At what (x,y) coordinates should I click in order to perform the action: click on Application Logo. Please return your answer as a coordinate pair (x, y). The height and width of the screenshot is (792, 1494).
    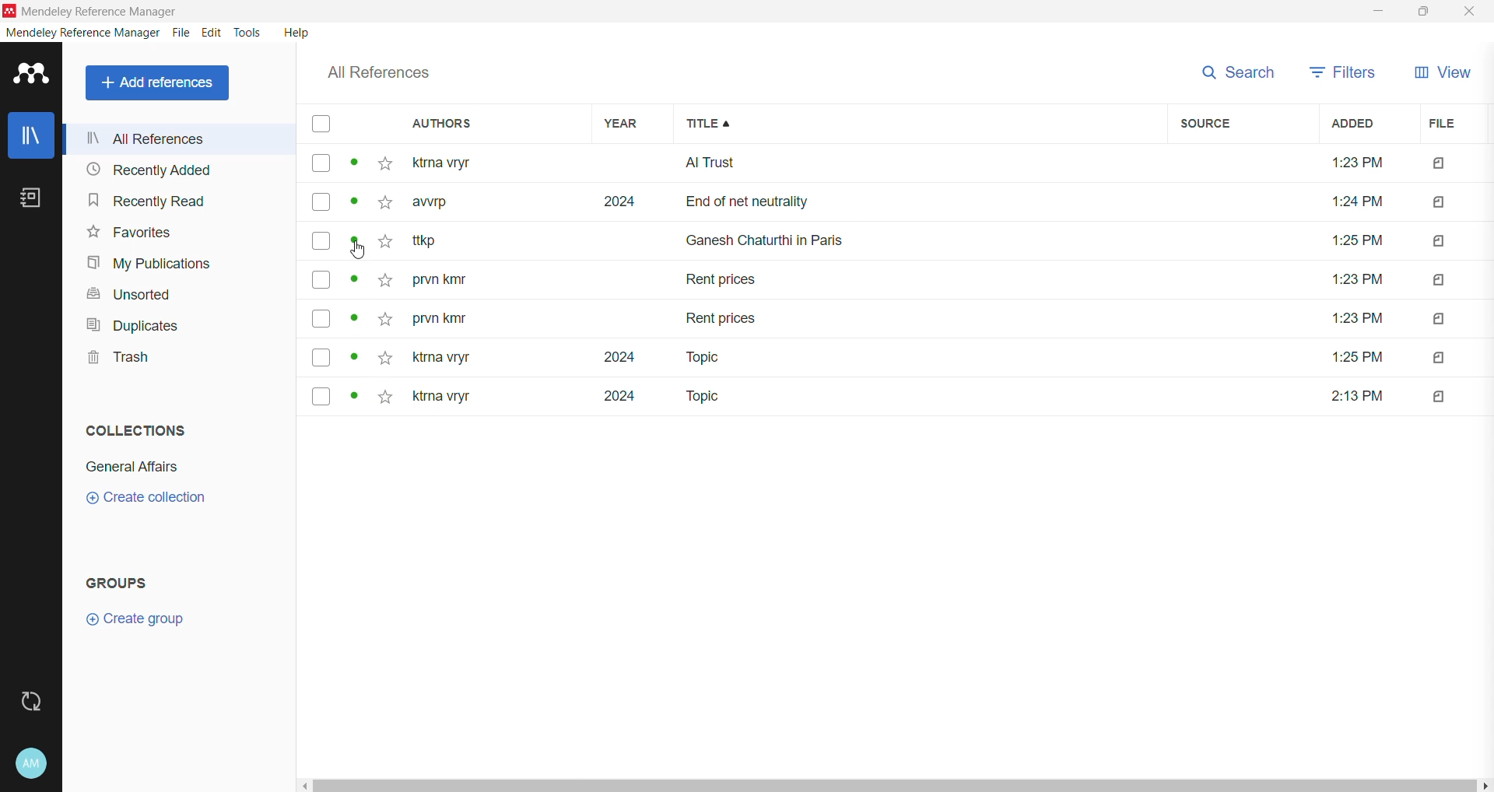
    Looking at the image, I should click on (31, 75).